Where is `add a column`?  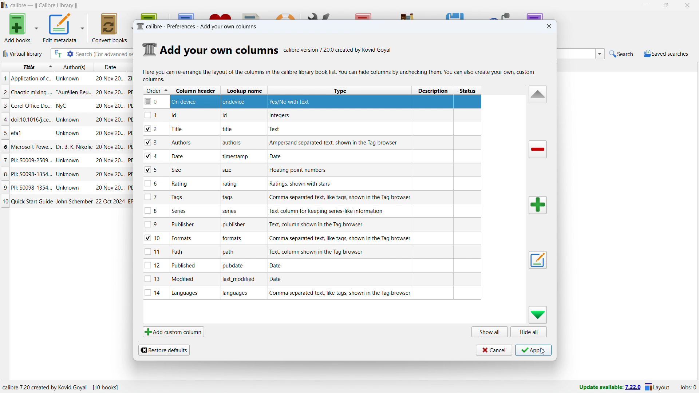
add a column is located at coordinates (537, 205).